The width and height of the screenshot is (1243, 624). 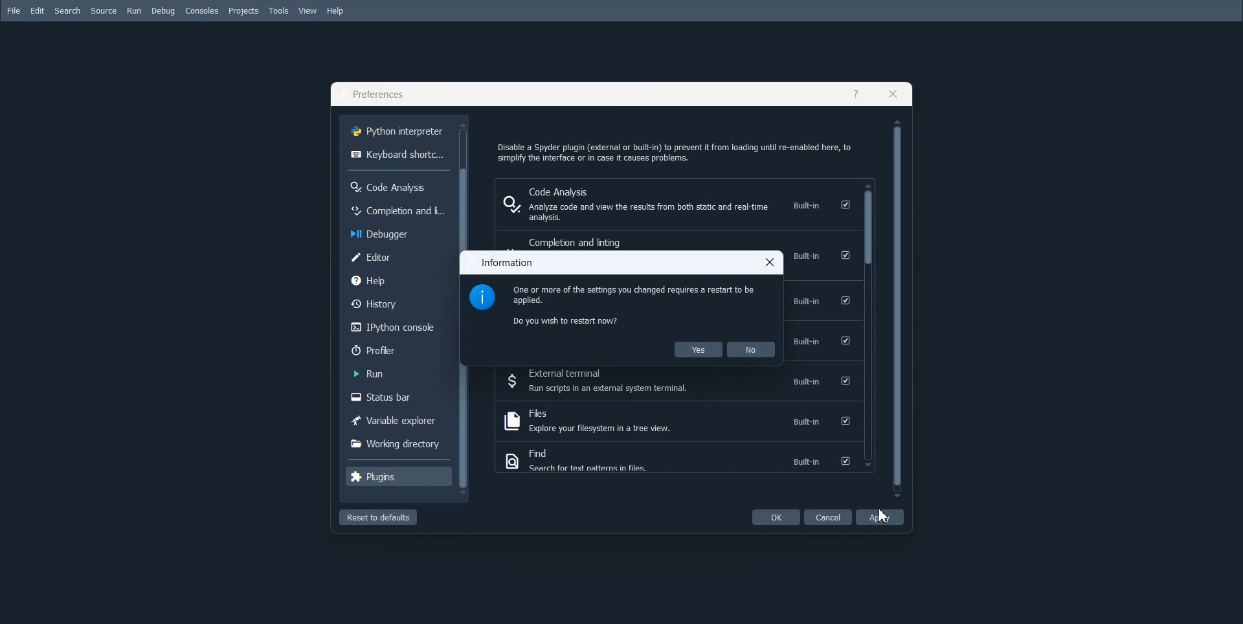 What do you see at coordinates (377, 517) in the screenshot?
I see `Reset to defaults` at bounding box center [377, 517].